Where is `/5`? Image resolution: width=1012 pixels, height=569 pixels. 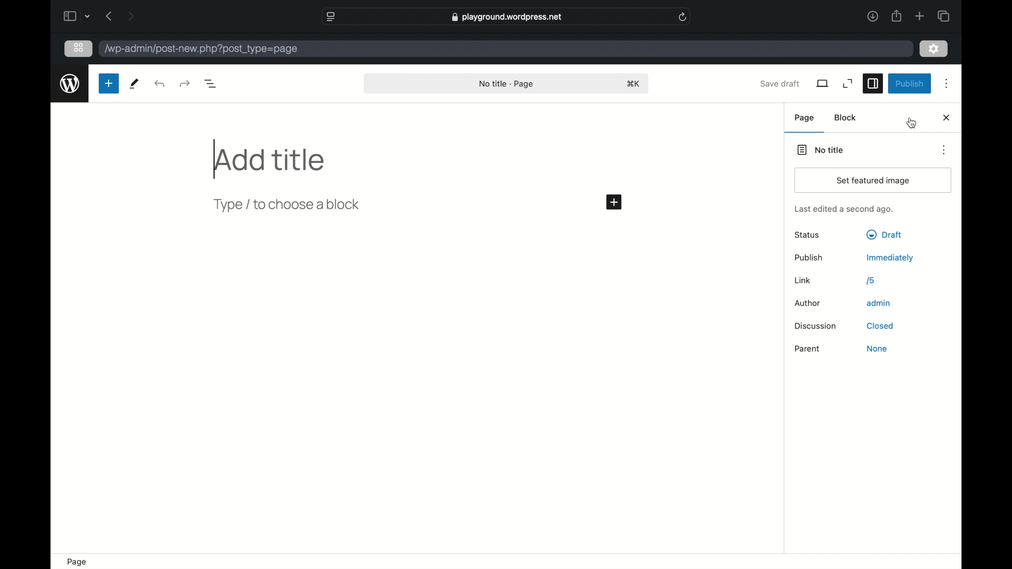 /5 is located at coordinates (871, 281).